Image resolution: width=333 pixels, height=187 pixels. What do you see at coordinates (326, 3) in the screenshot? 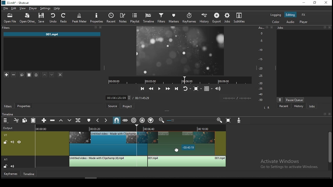
I see `close window` at bounding box center [326, 3].